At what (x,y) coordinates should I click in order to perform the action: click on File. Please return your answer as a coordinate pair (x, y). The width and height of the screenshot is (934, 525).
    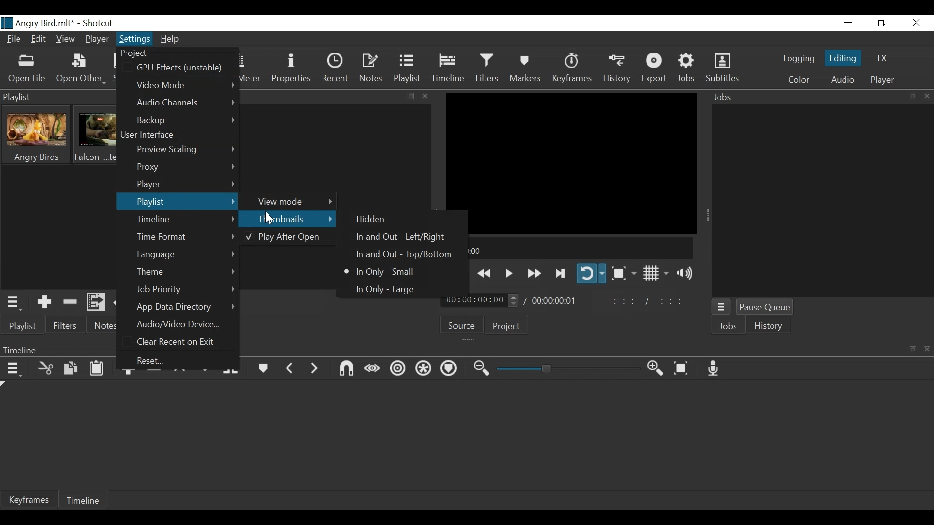
    Looking at the image, I should click on (14, 39).